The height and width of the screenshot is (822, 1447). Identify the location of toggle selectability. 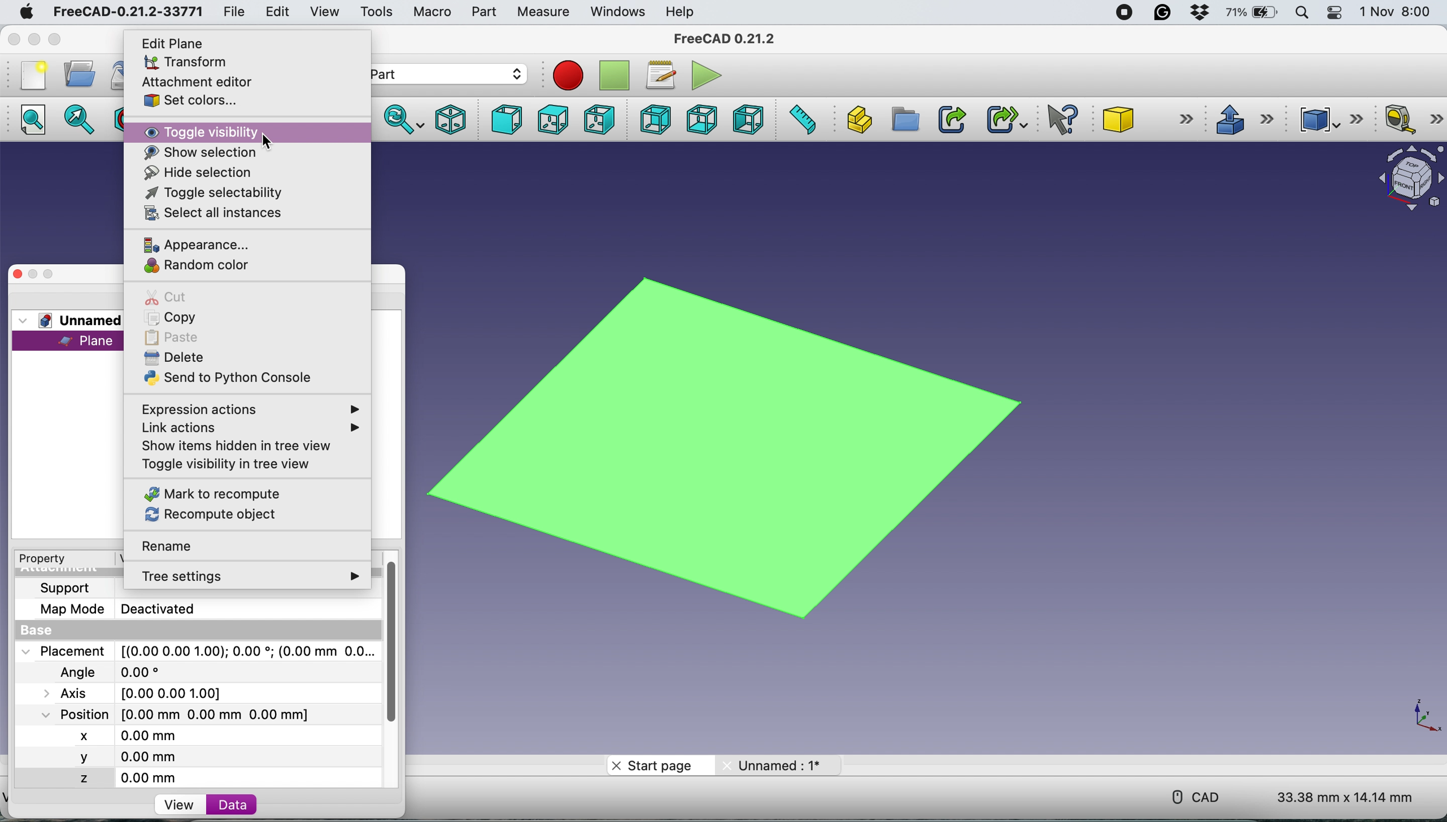
(213, 194).